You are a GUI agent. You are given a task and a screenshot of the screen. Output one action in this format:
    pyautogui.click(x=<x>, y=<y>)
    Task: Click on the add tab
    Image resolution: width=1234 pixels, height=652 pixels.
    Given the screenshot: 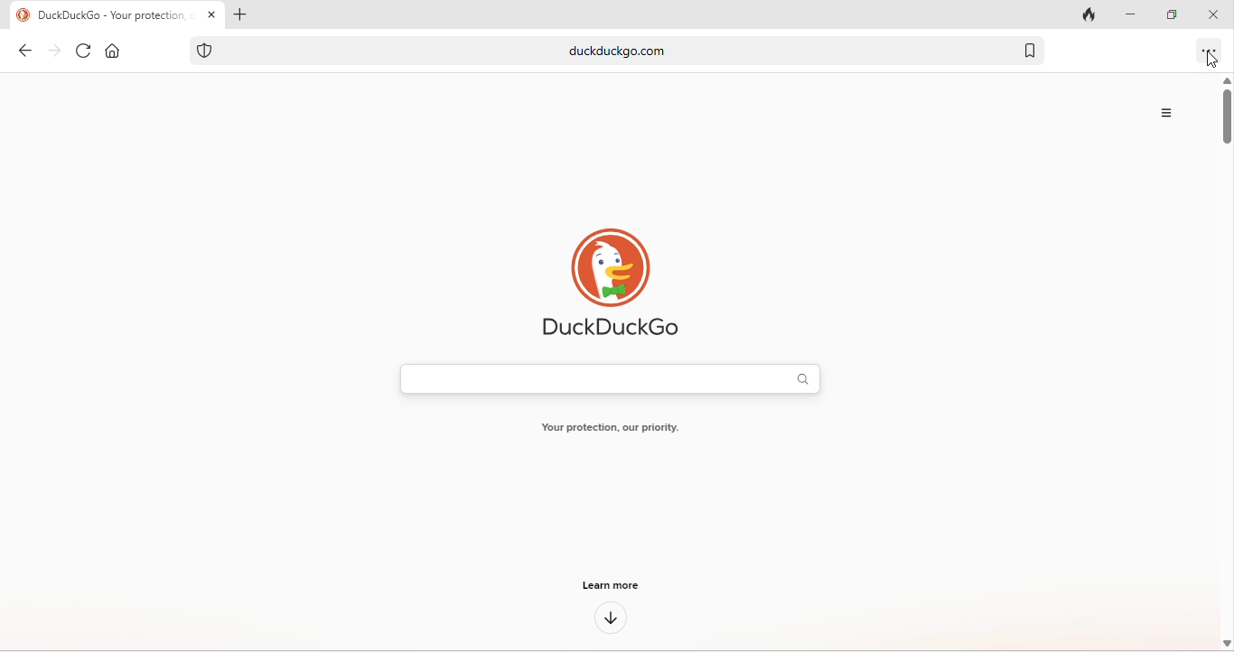 What is the action you would take?
    pyautogui.click(x=244, y=15)
    